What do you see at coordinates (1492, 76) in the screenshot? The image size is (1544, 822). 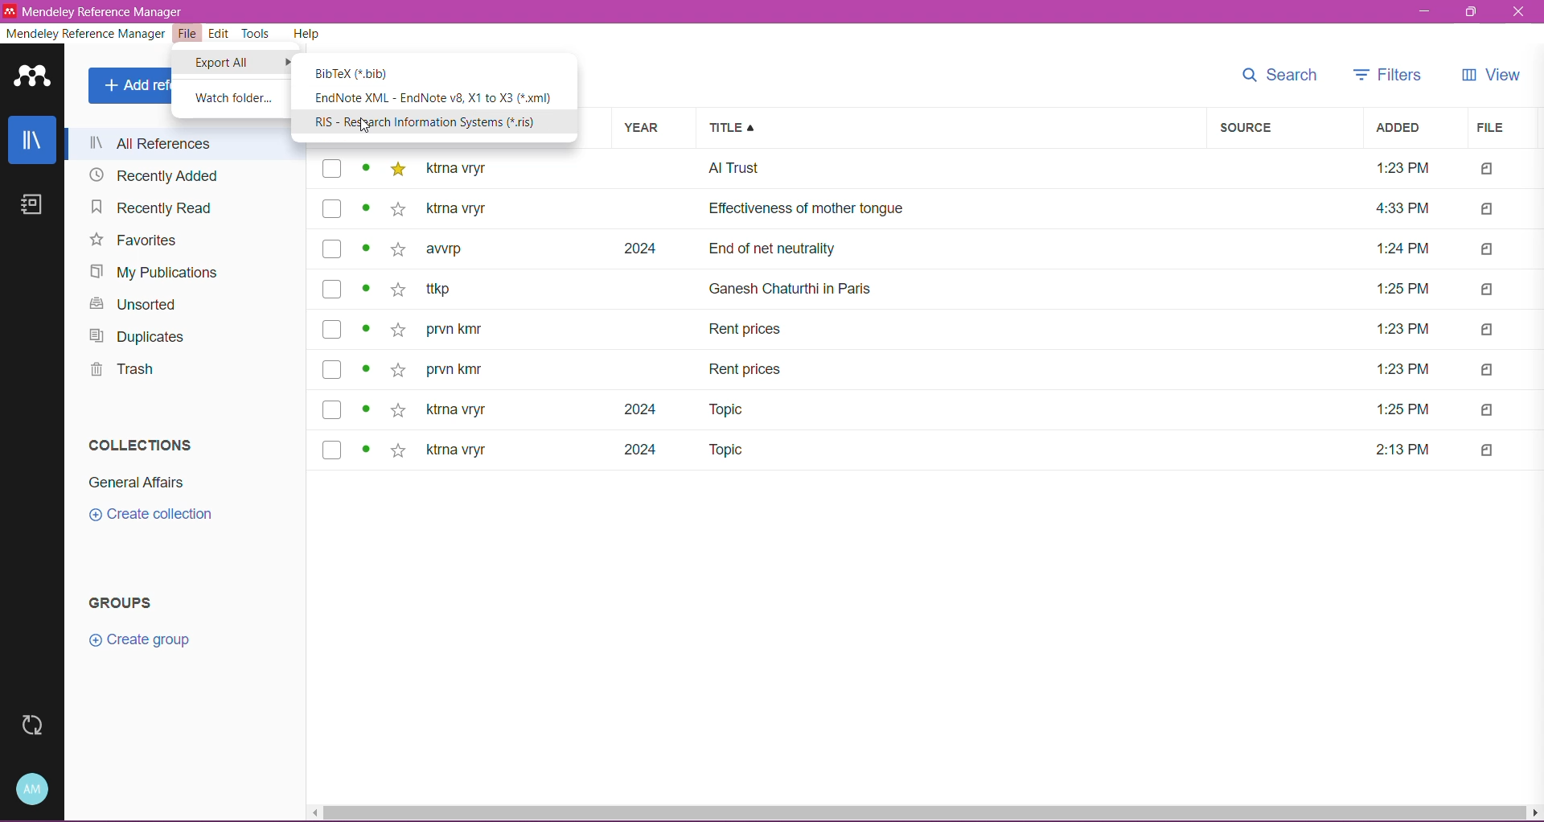 I see `View` at bounding box center [1492, 76].